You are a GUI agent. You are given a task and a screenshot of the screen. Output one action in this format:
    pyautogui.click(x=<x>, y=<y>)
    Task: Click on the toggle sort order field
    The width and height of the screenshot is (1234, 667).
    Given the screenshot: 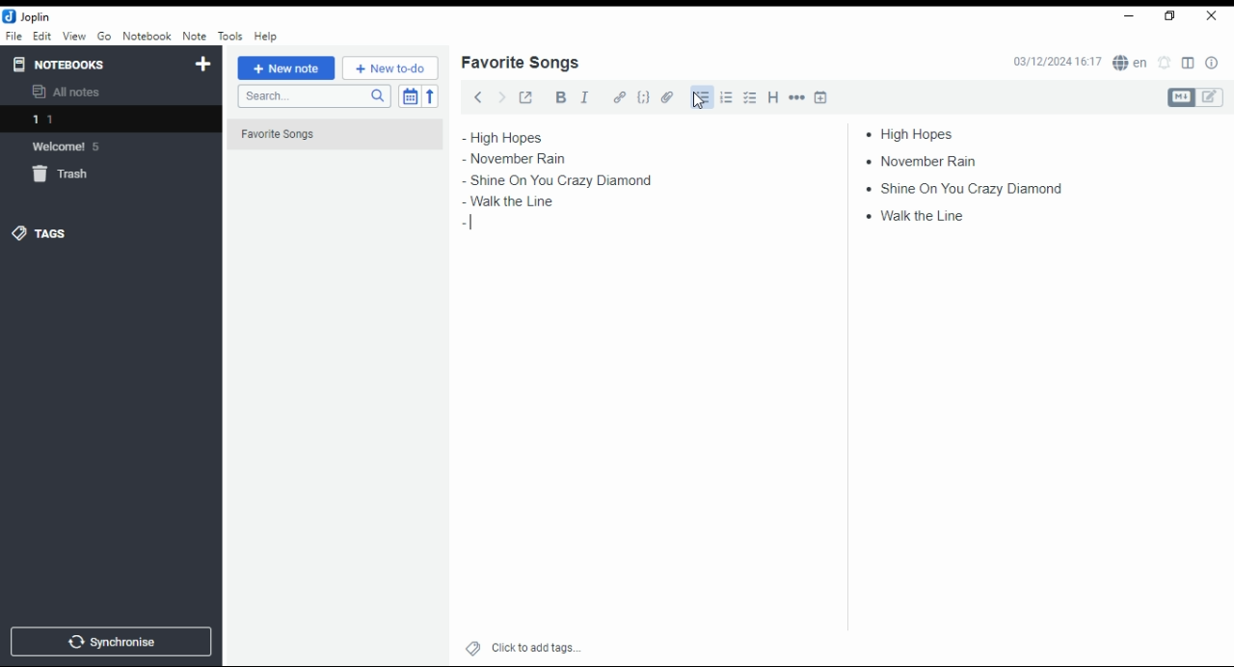 What is the action you would take?
    pyautogui.click(x=410, y=96)
    